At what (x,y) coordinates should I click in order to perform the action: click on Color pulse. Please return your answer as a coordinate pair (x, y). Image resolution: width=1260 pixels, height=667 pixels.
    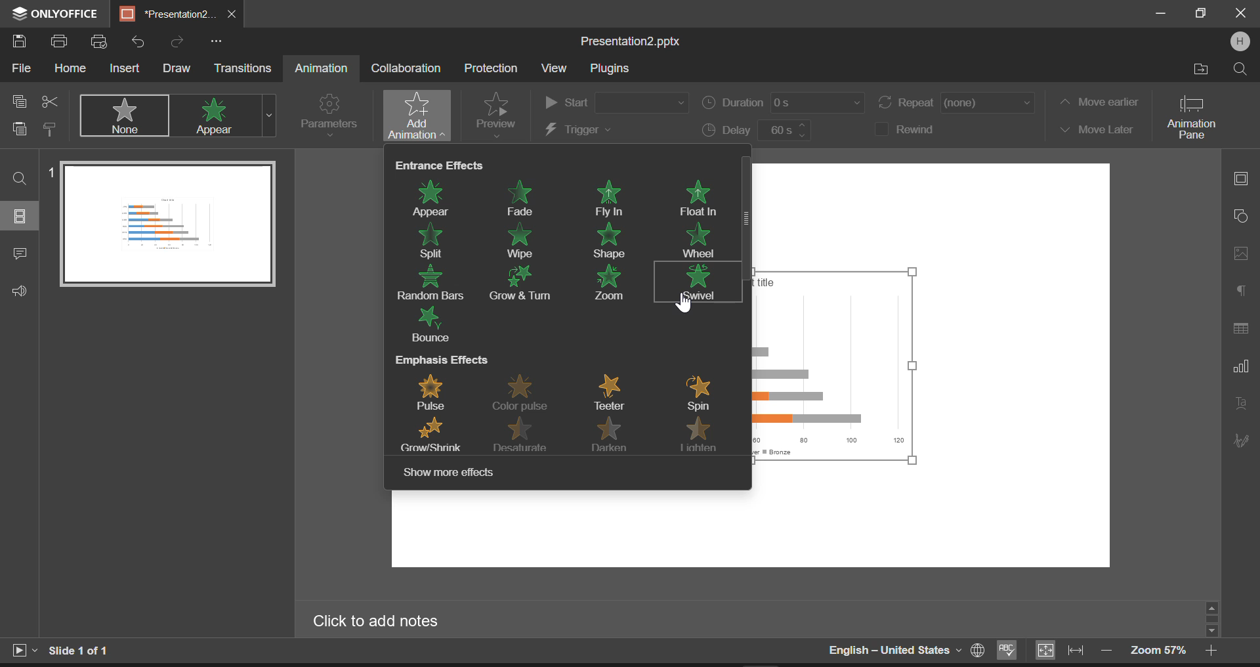
    Looking at the image, I should click on (526, 393).